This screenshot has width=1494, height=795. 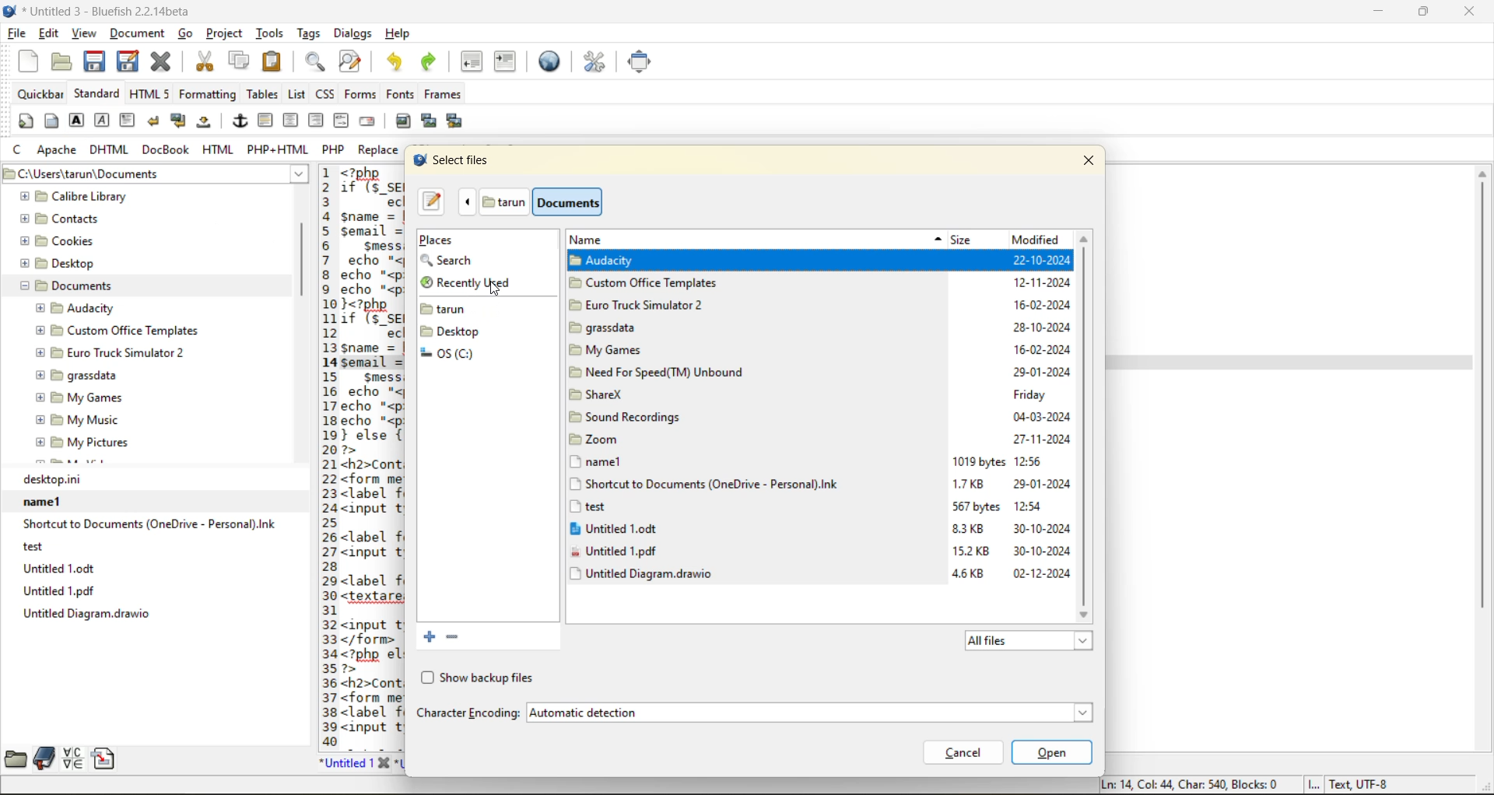 What do you see at coordinates (1425, 14) in the screenshot?
I see `maximize` at bounding box center [1425, 14].